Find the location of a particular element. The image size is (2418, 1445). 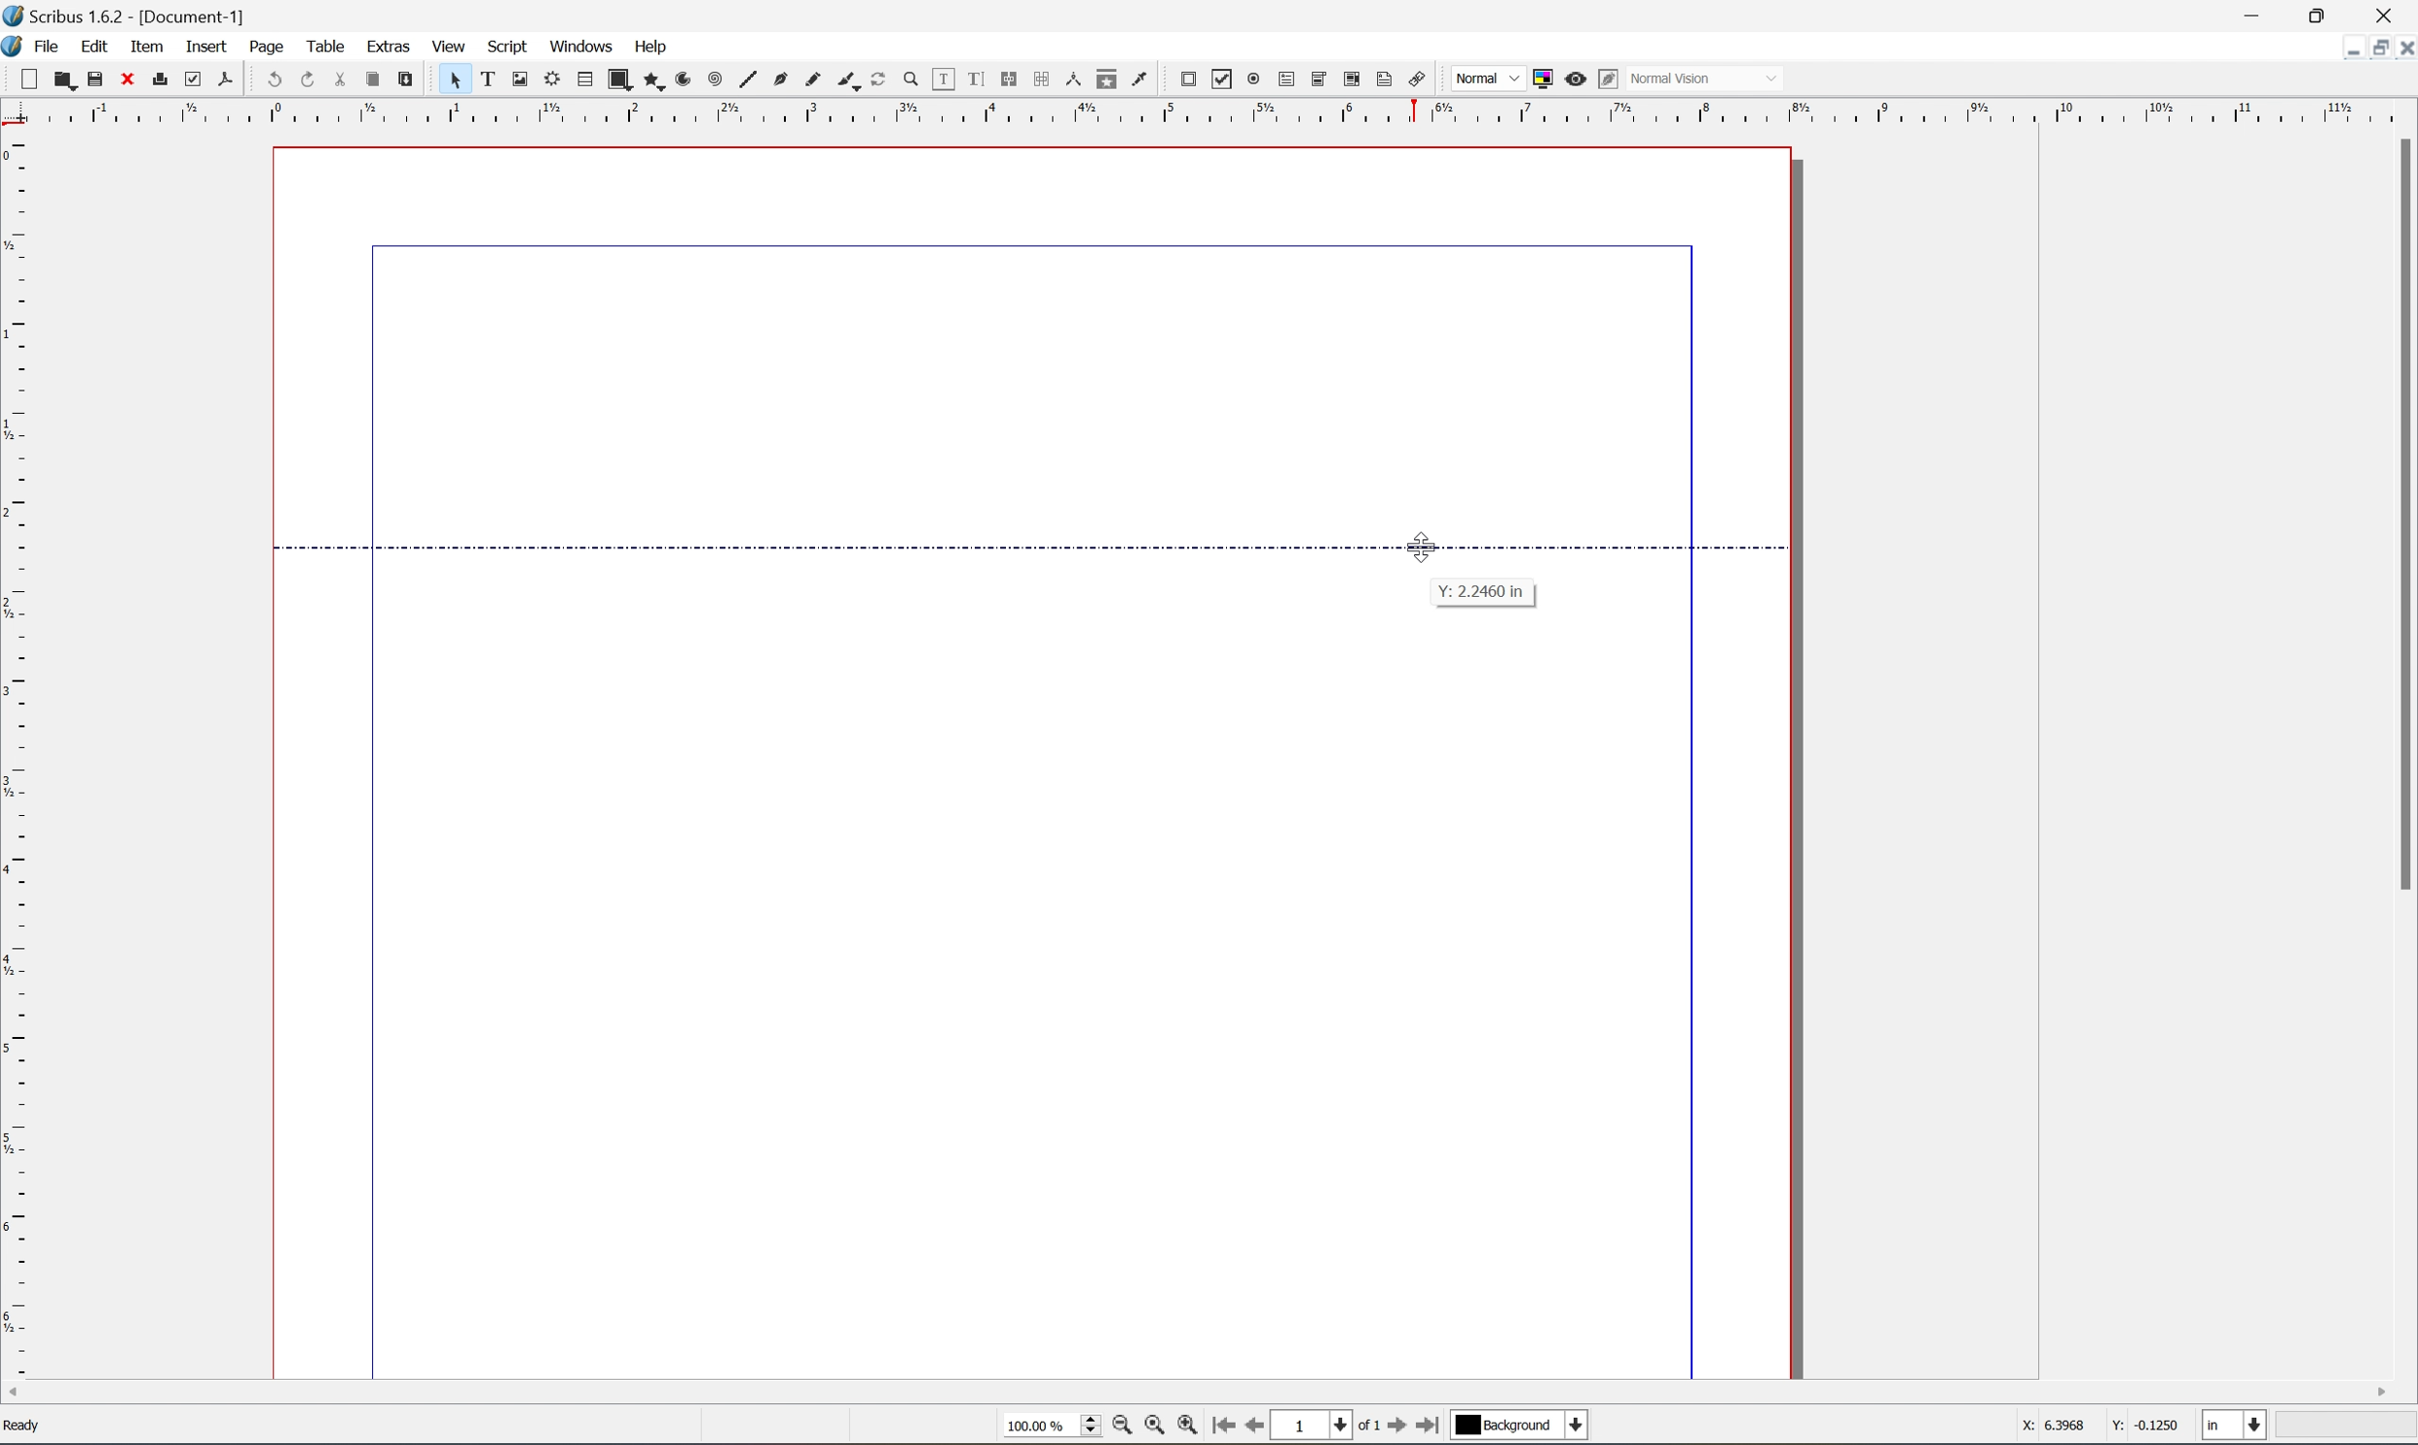

copy is located at coordinates (375, 79).